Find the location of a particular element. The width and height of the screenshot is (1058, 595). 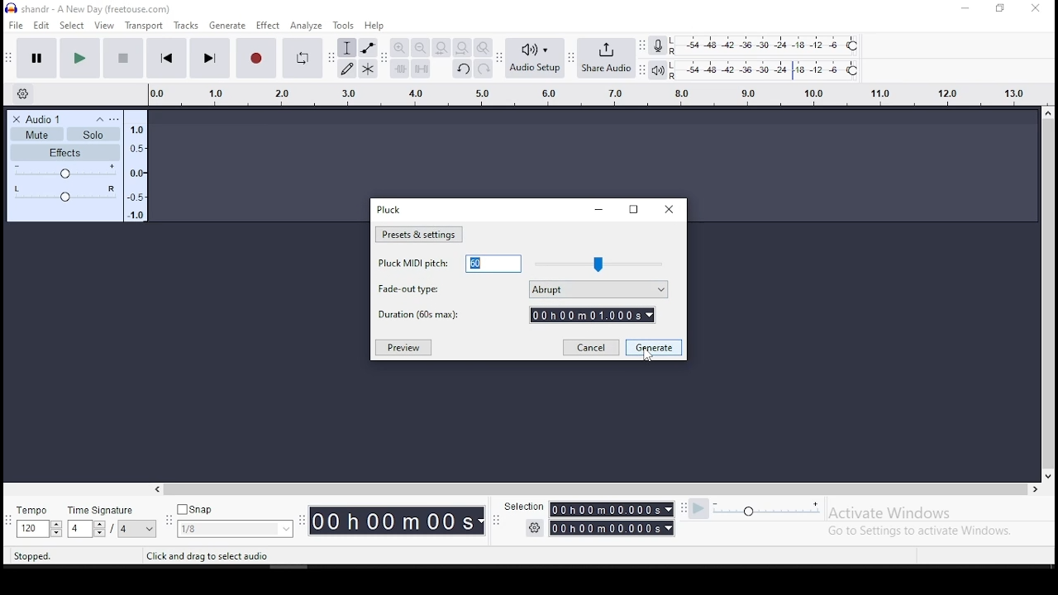

share audio is located at coordinates (606, 57).